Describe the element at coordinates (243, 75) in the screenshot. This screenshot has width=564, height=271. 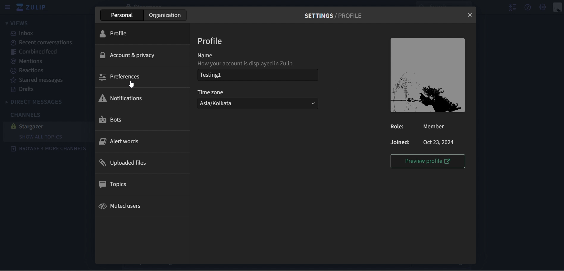
I see `Testing1` at that location.